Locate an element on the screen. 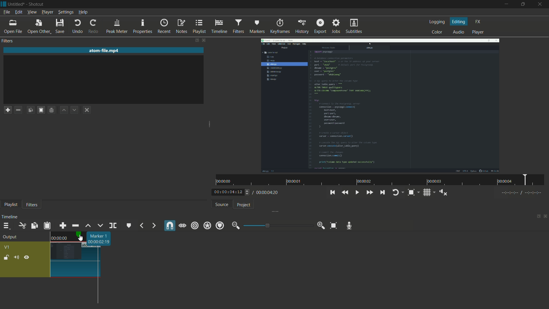  append is located at coordinates (63, 226).